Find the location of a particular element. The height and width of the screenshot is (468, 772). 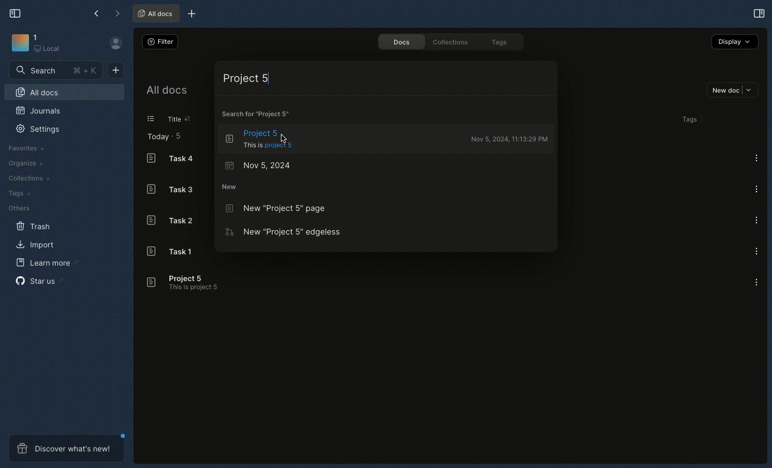

New is located at coordinates (232, 187).